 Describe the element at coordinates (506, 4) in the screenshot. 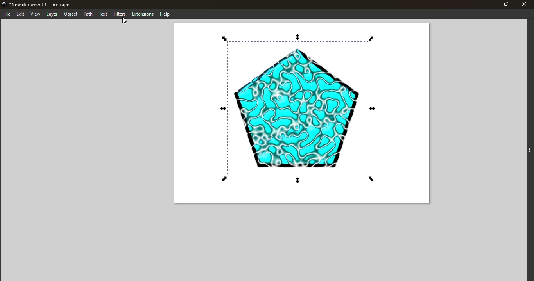

I see `Maximize` at that location.